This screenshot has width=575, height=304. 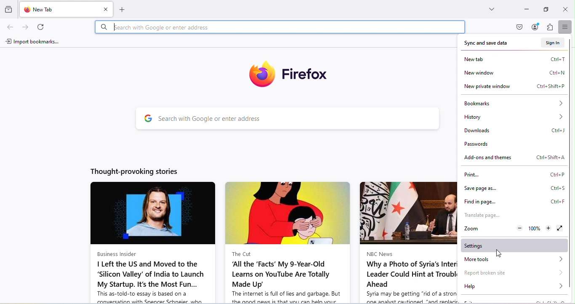 I want to click on Go forward one page, so click(x=27, y=28).